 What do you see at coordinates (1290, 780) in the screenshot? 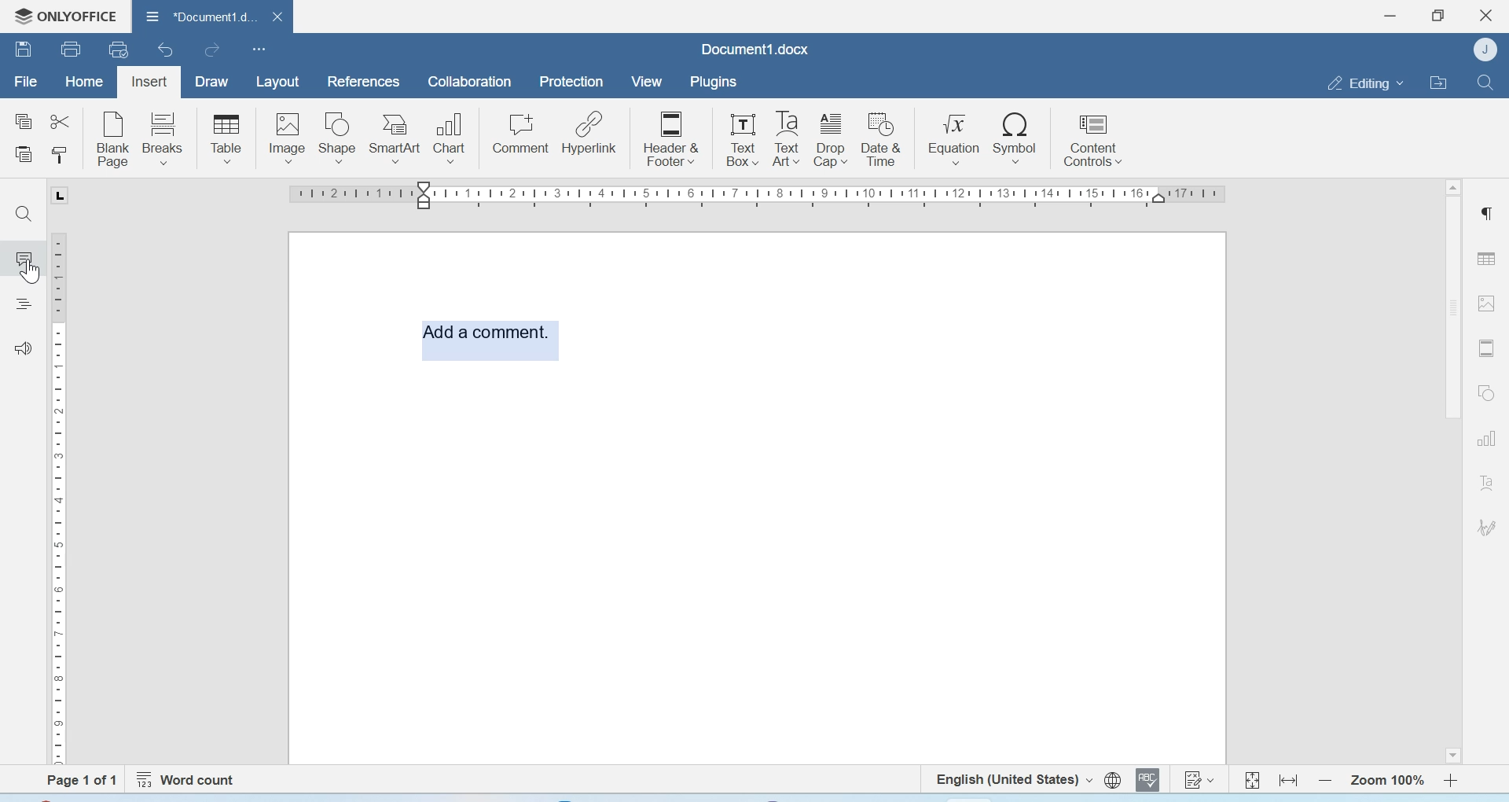
I see `Fit to width` at bounding box center [1290, 780].